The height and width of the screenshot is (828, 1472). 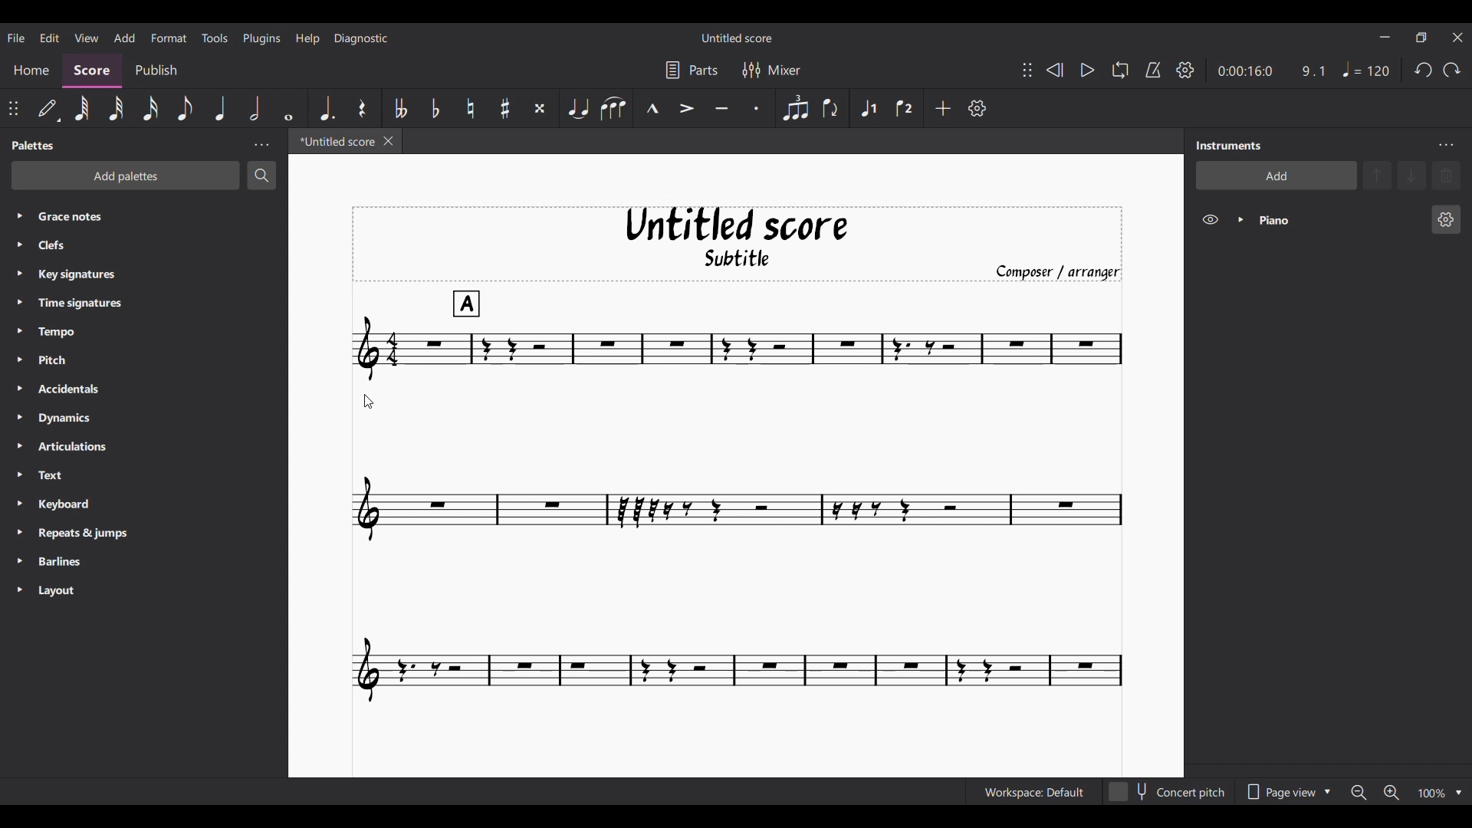 What do you see at coordinates (95, 69) in the screenshot?
I see `Score section, current selection highlighted` at bounding box center [95, 69].